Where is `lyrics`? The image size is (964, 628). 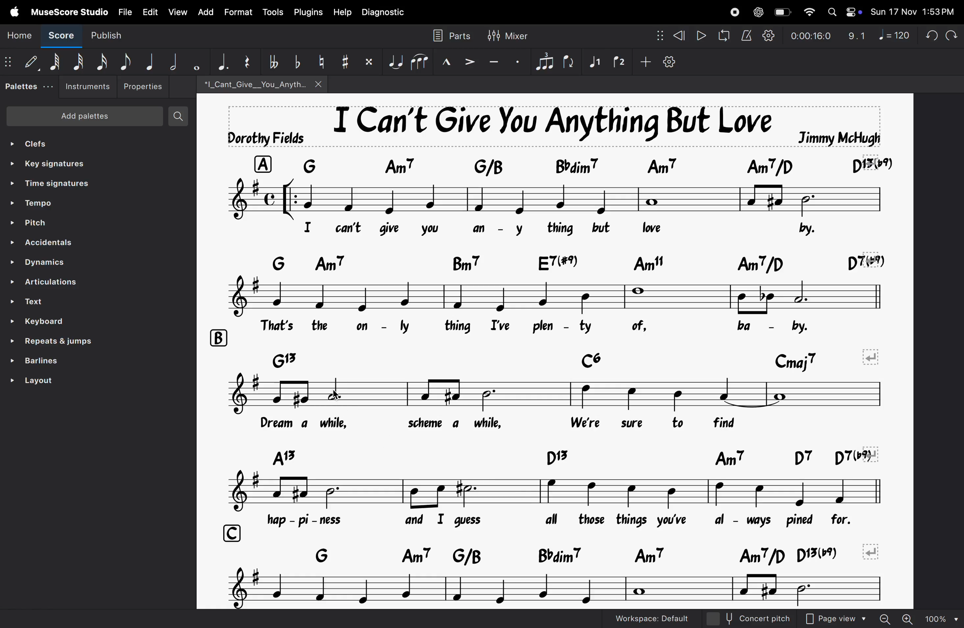
lyrics is located at coordinates (541, 231).